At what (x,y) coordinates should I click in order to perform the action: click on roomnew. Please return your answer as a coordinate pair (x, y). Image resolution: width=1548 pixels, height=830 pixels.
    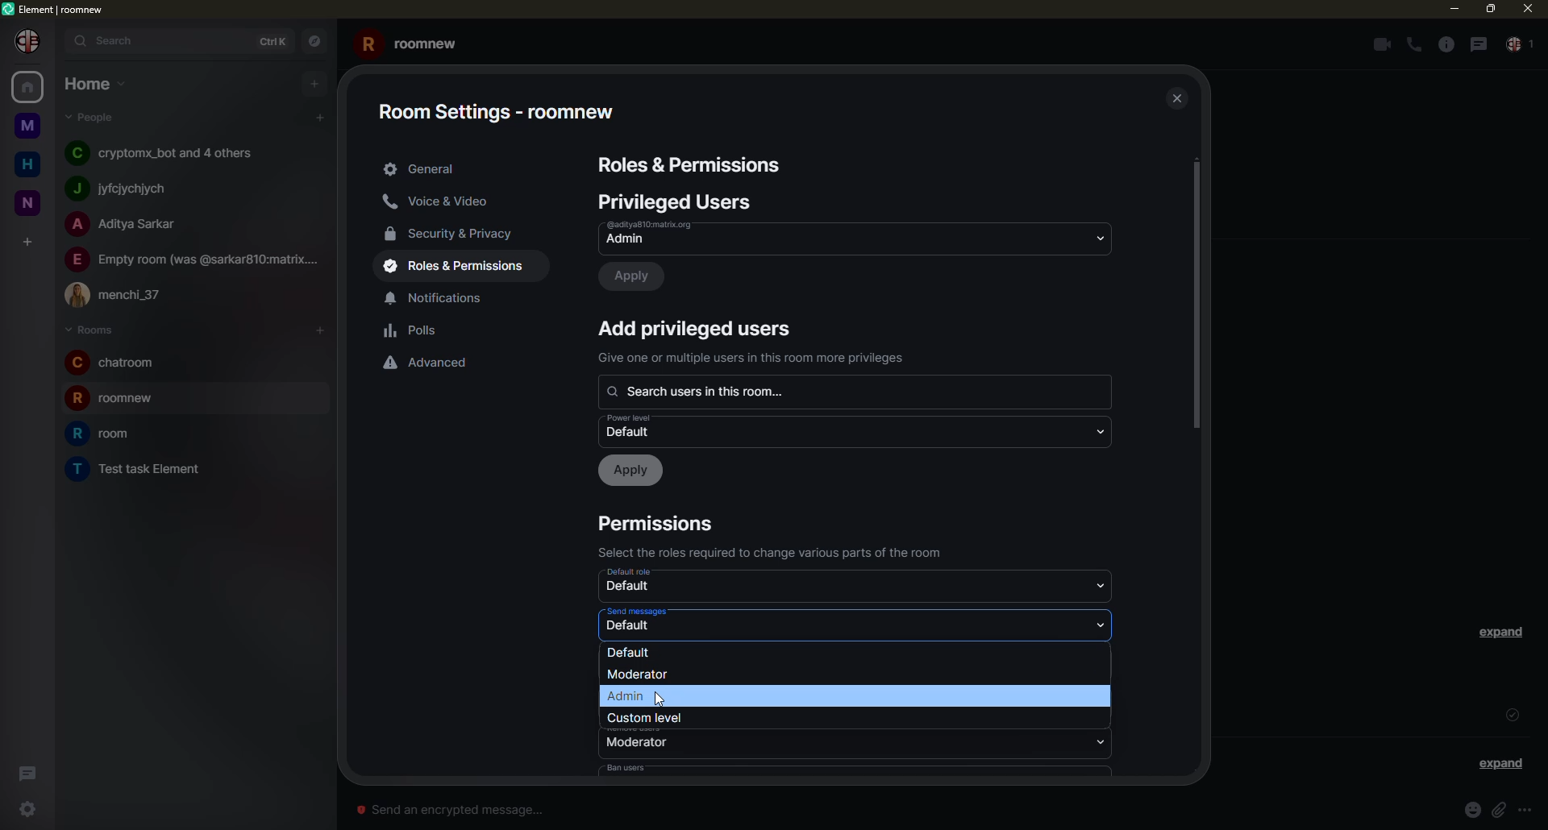
    Looking at the image, I should click on (413, 42).